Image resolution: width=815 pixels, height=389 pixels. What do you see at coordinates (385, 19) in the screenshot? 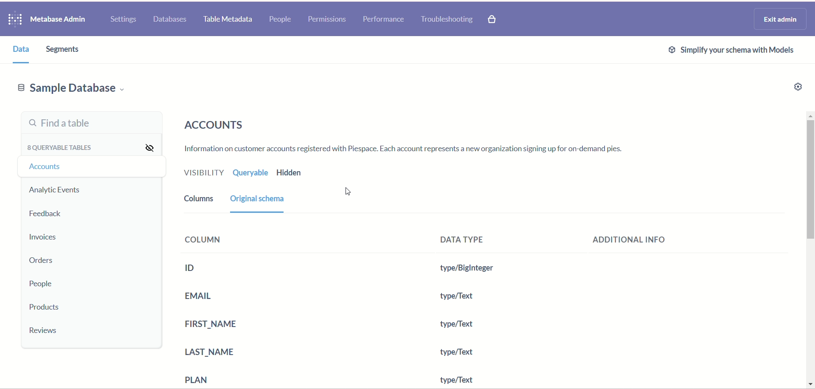
I see `performance` at bounding box center [385, 19].